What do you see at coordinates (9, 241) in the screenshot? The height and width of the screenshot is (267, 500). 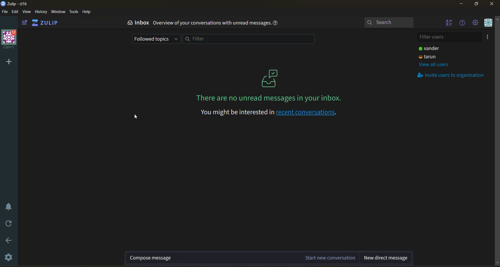 I see `go back` at bounding box center [9, 241].